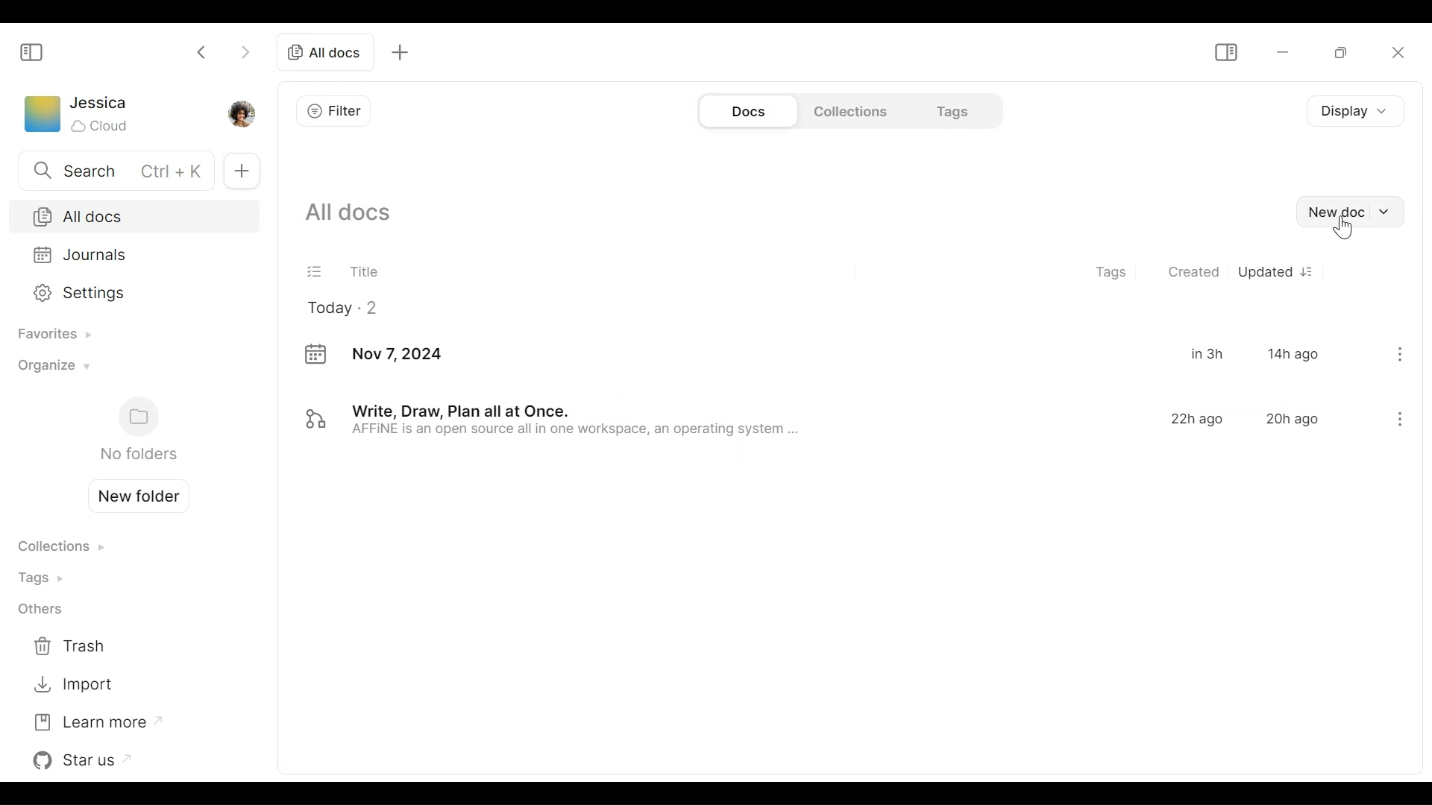  Describe the element at coordinates (398, 51) in the screenshot. I see `Add a new tab` at that location.